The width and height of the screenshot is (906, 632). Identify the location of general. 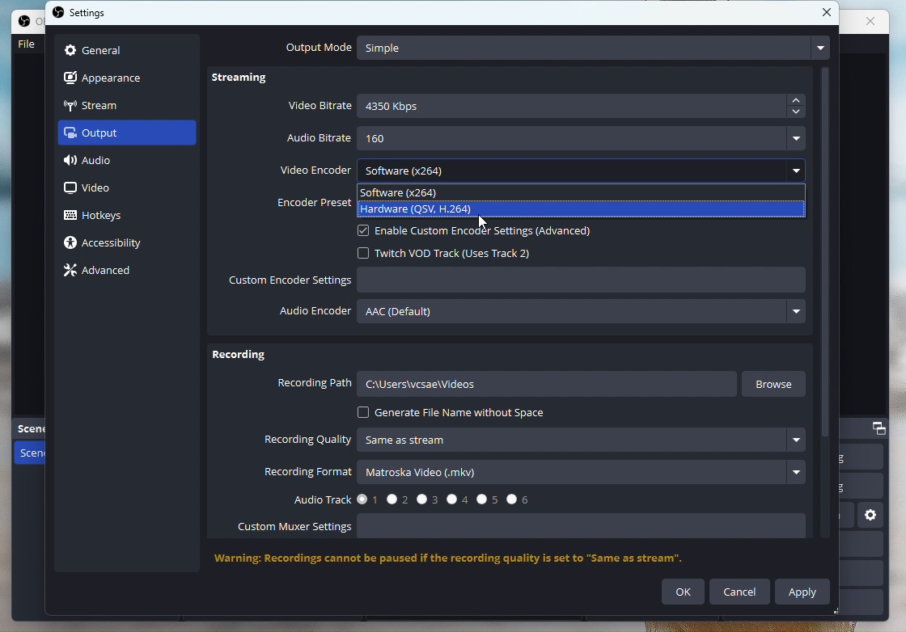
(95, 48).